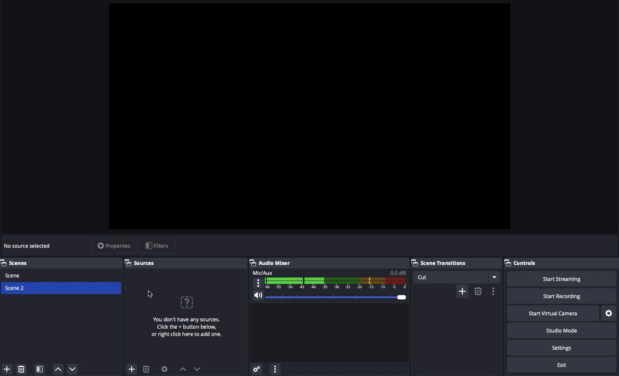 The image size is (619, 376). I want to click on Remove, so click(21, 368).